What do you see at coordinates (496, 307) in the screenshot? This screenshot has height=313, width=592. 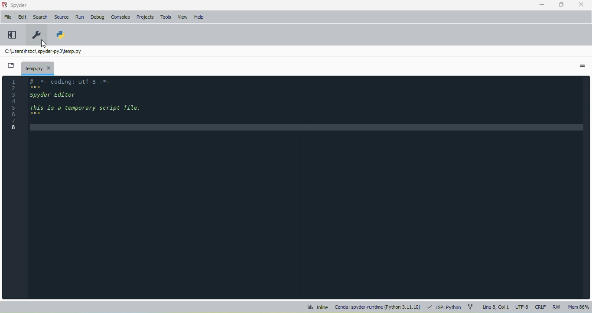 I see `line 8, col 1` at bounding box center [496, 307].